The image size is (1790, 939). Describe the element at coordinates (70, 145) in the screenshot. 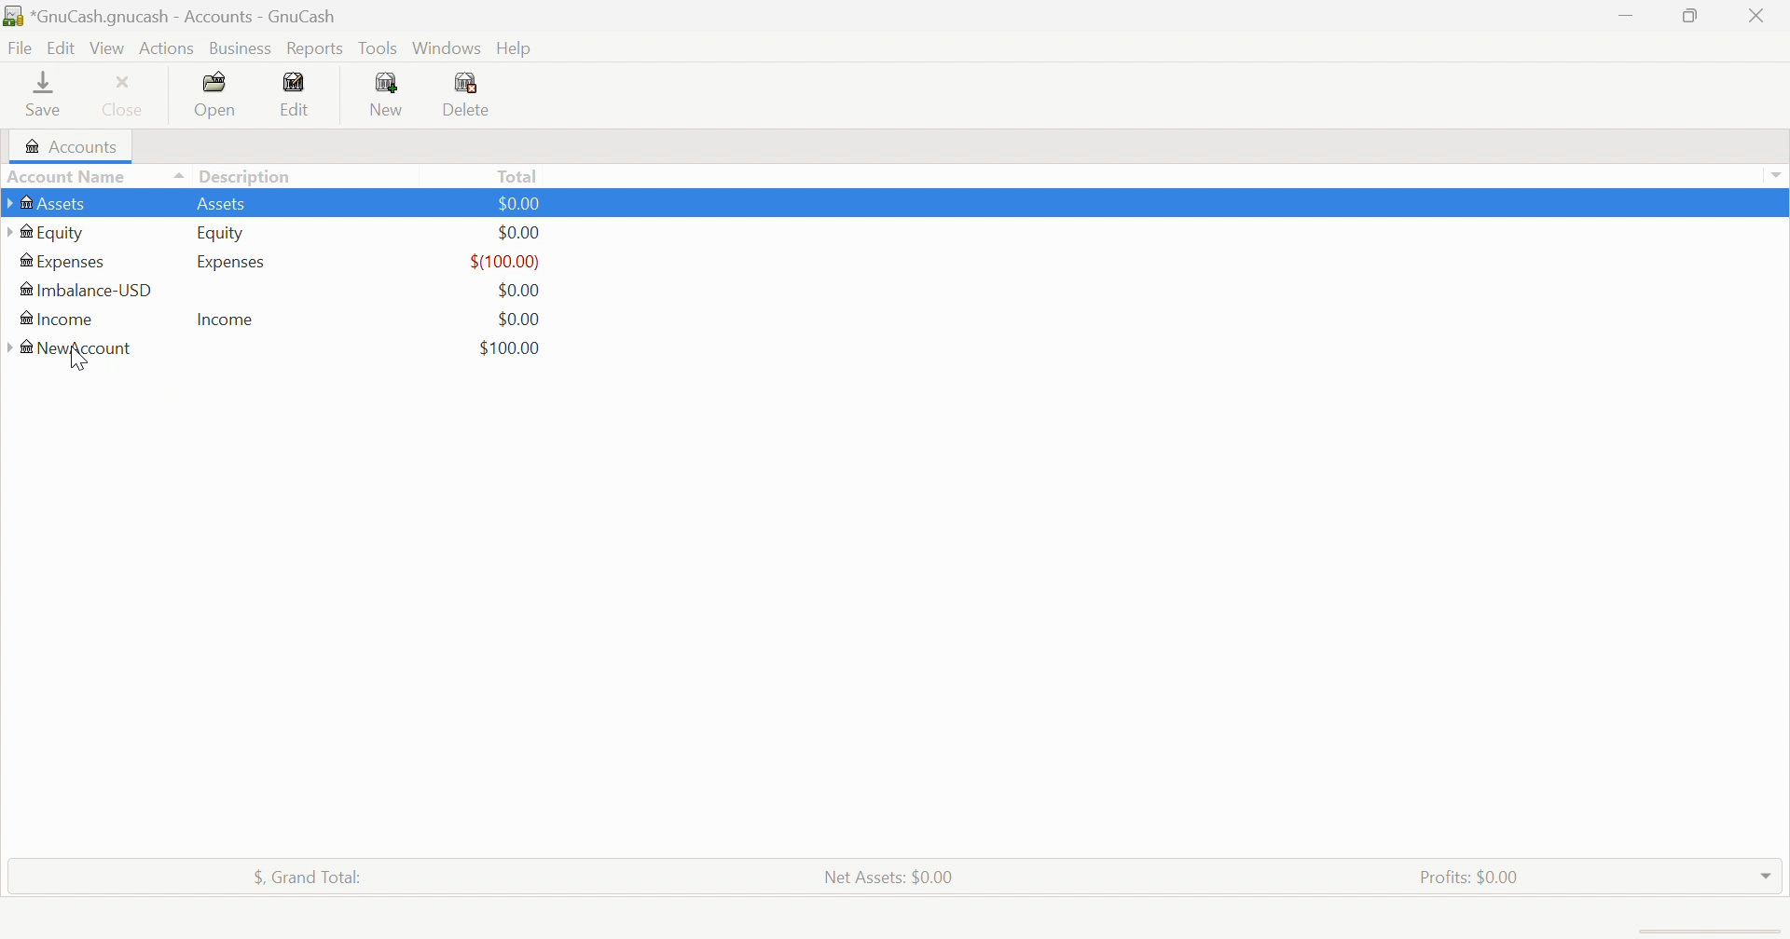

I see `Accounts` at that location.